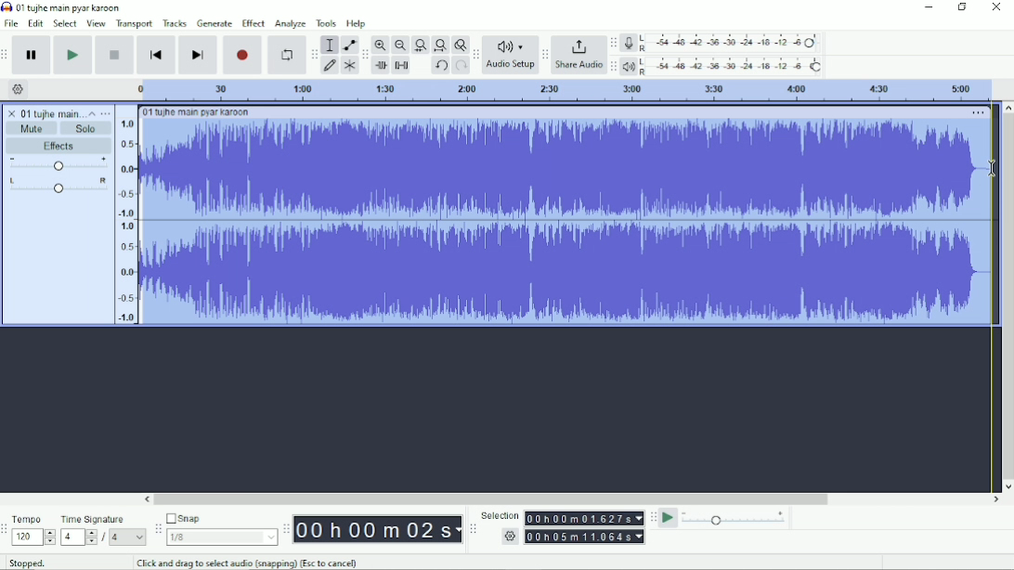  What do you see at coordinates (735, 518) in the screenshot?
I see `Playback speed` at bounding box center [735, 518].